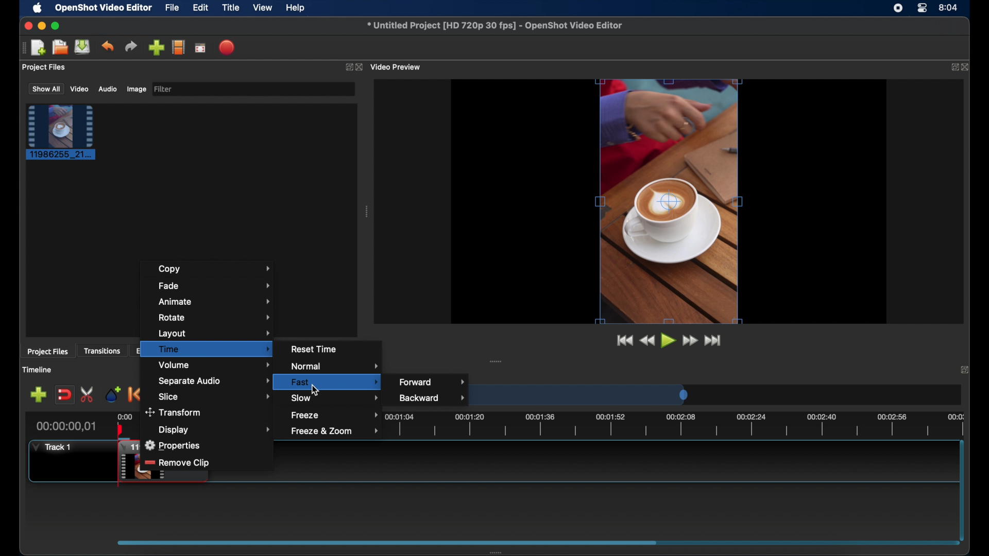  I want to click on timeline scale, so click(585, 396).